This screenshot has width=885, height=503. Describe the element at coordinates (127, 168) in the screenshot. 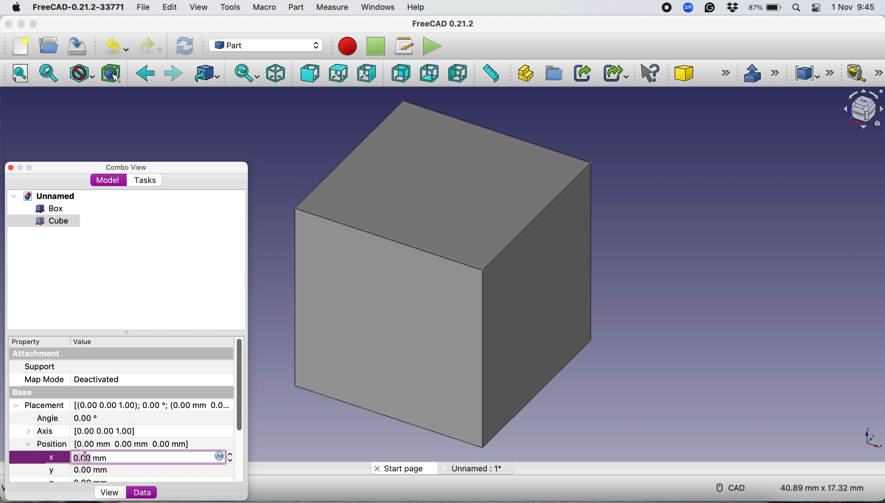

I see `Combo view` at that location.